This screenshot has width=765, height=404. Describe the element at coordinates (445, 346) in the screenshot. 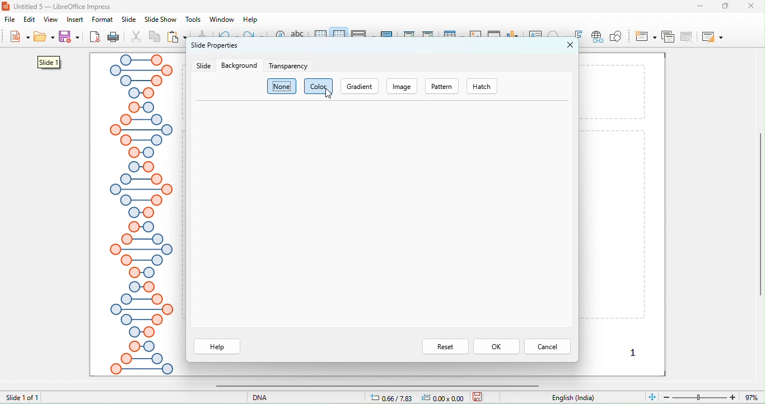

I see `reset` at that location.